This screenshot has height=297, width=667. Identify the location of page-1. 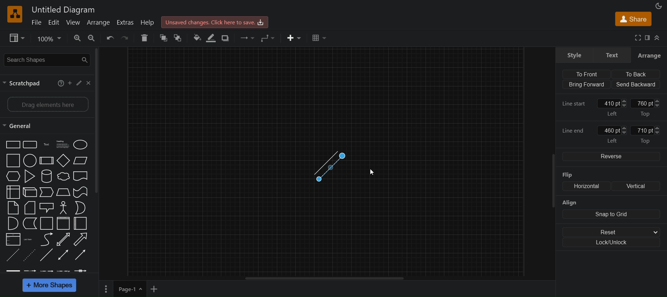
(131, 289).